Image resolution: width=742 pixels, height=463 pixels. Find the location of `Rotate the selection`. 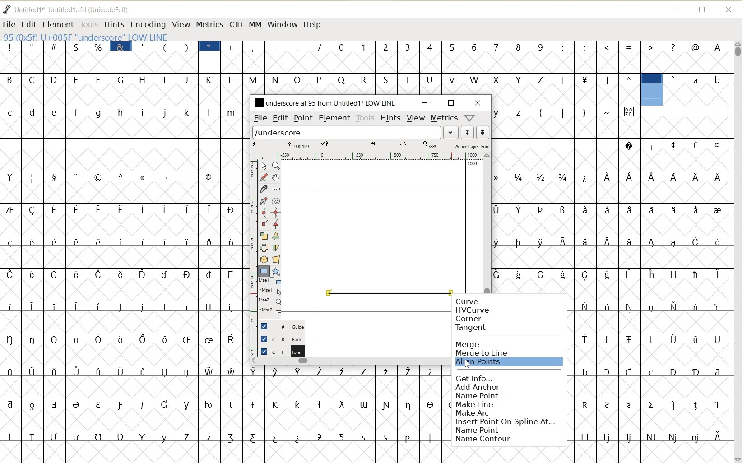

Rotate the selection is located at coordinates (276, 236).